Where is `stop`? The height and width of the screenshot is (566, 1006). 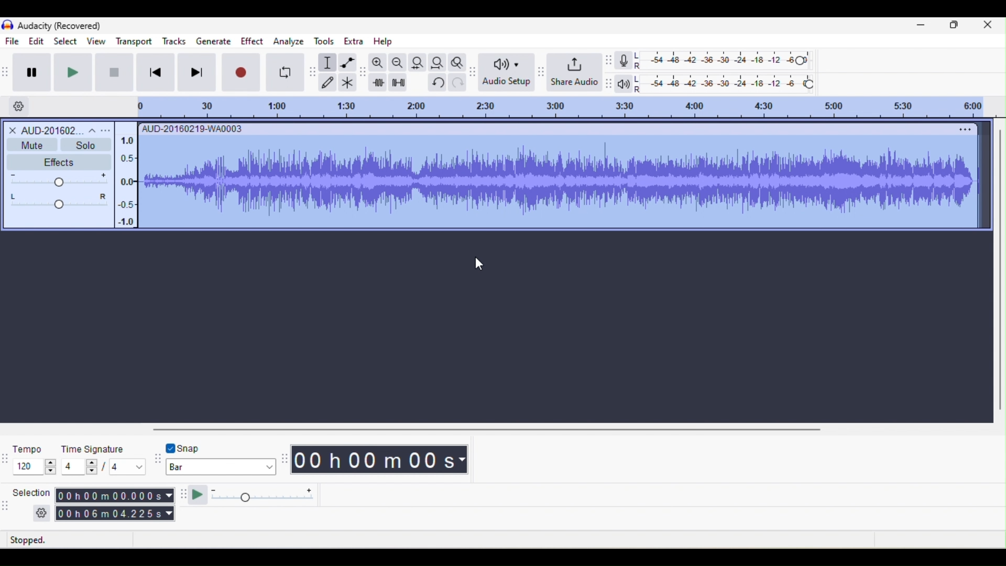 stop is located at coordinates (113, 72).